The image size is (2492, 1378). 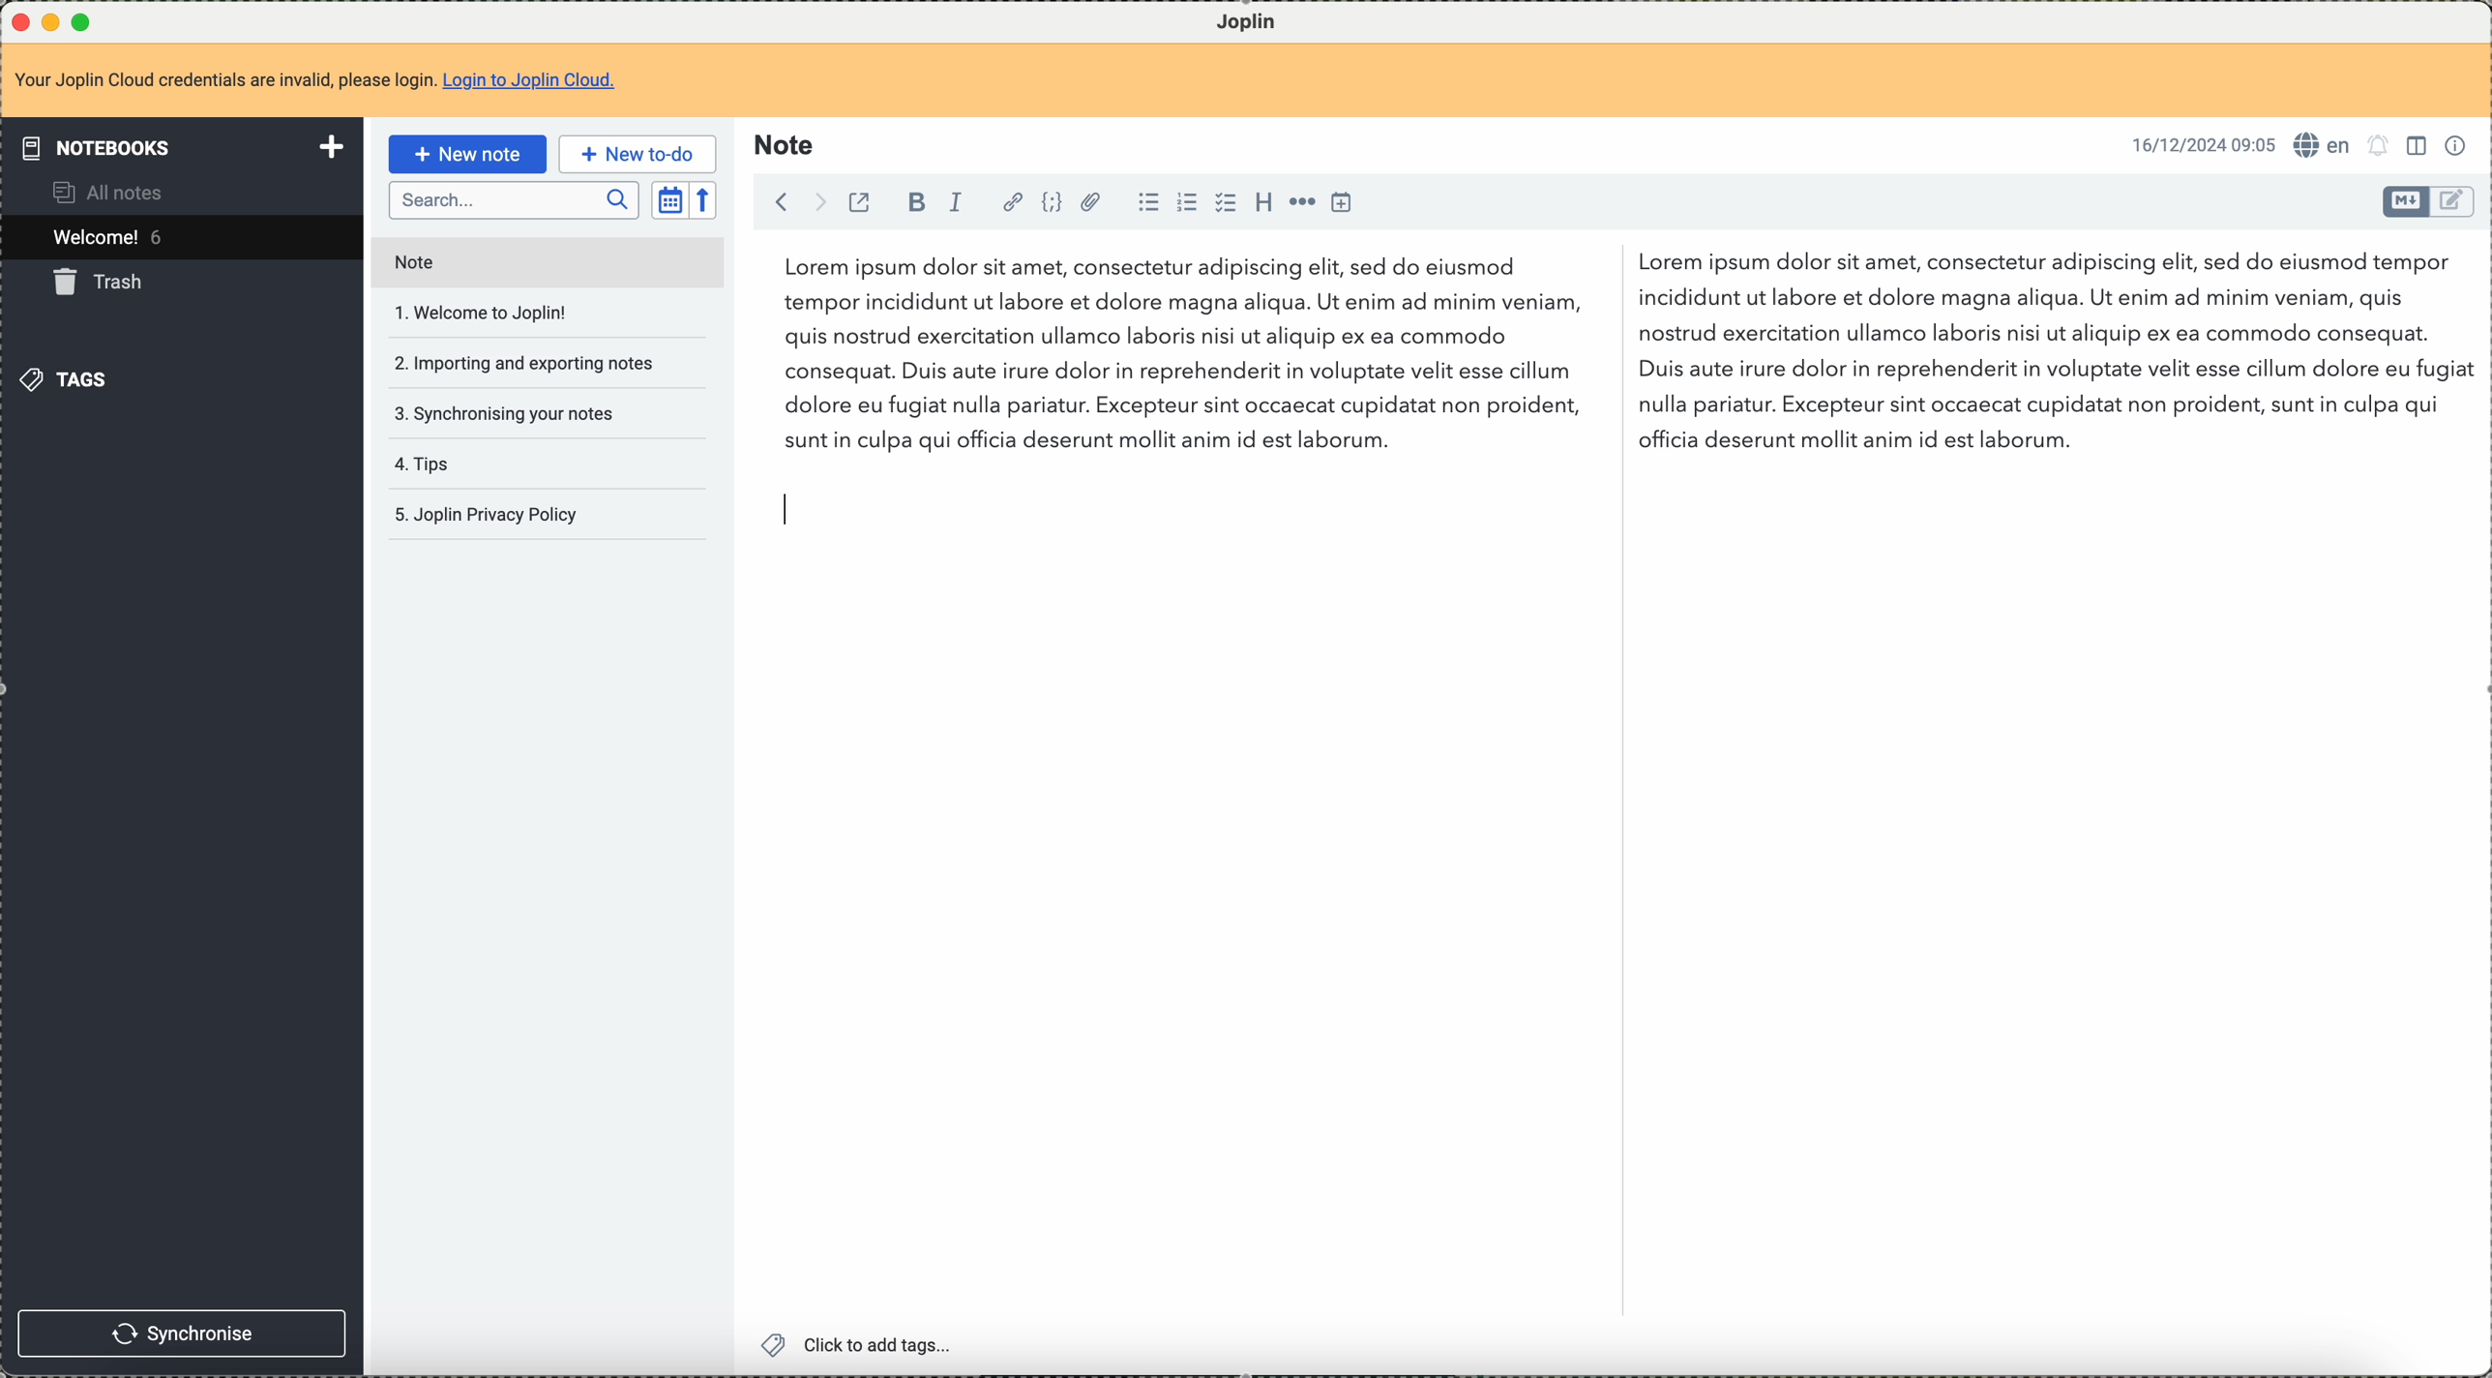 What do you see at coordinates (490, 315) in the screenshot?
I see `welcome to joplin` at bounding box center [490, 315].